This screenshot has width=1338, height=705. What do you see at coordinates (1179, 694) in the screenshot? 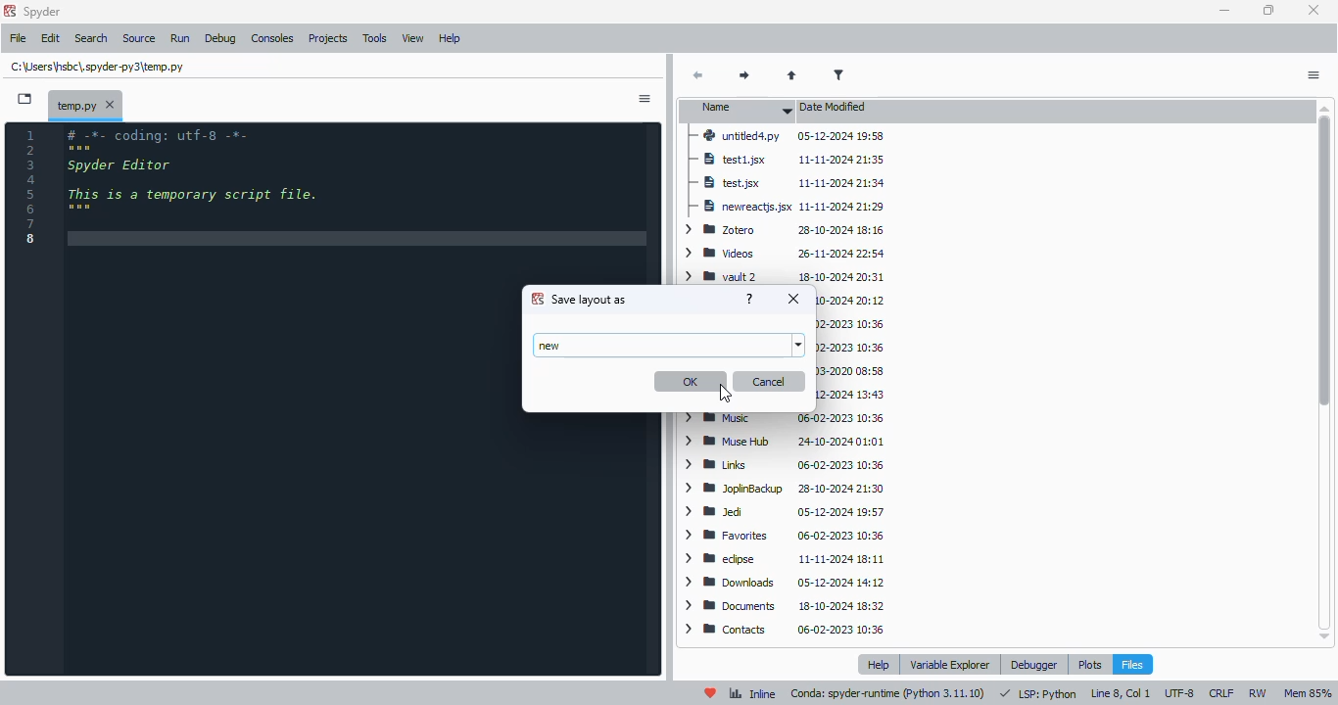
I see `UTF-8` at bounding box center [1179, 694].